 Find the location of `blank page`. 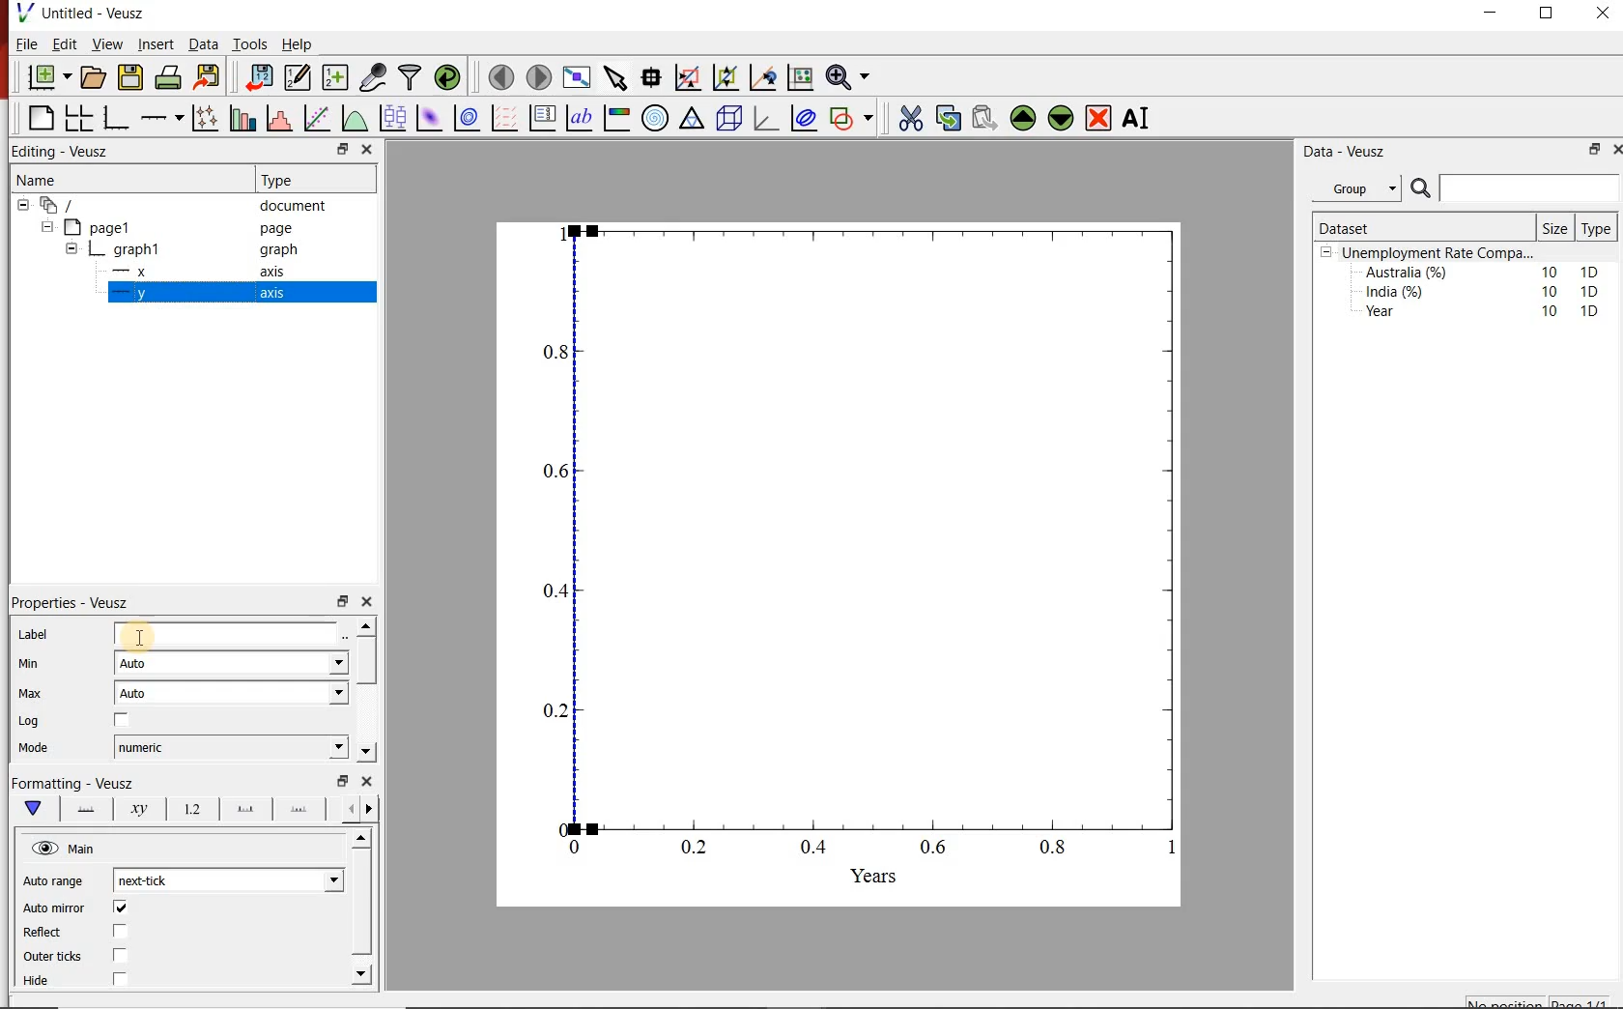

blank page is located at coordinates (40, 116).